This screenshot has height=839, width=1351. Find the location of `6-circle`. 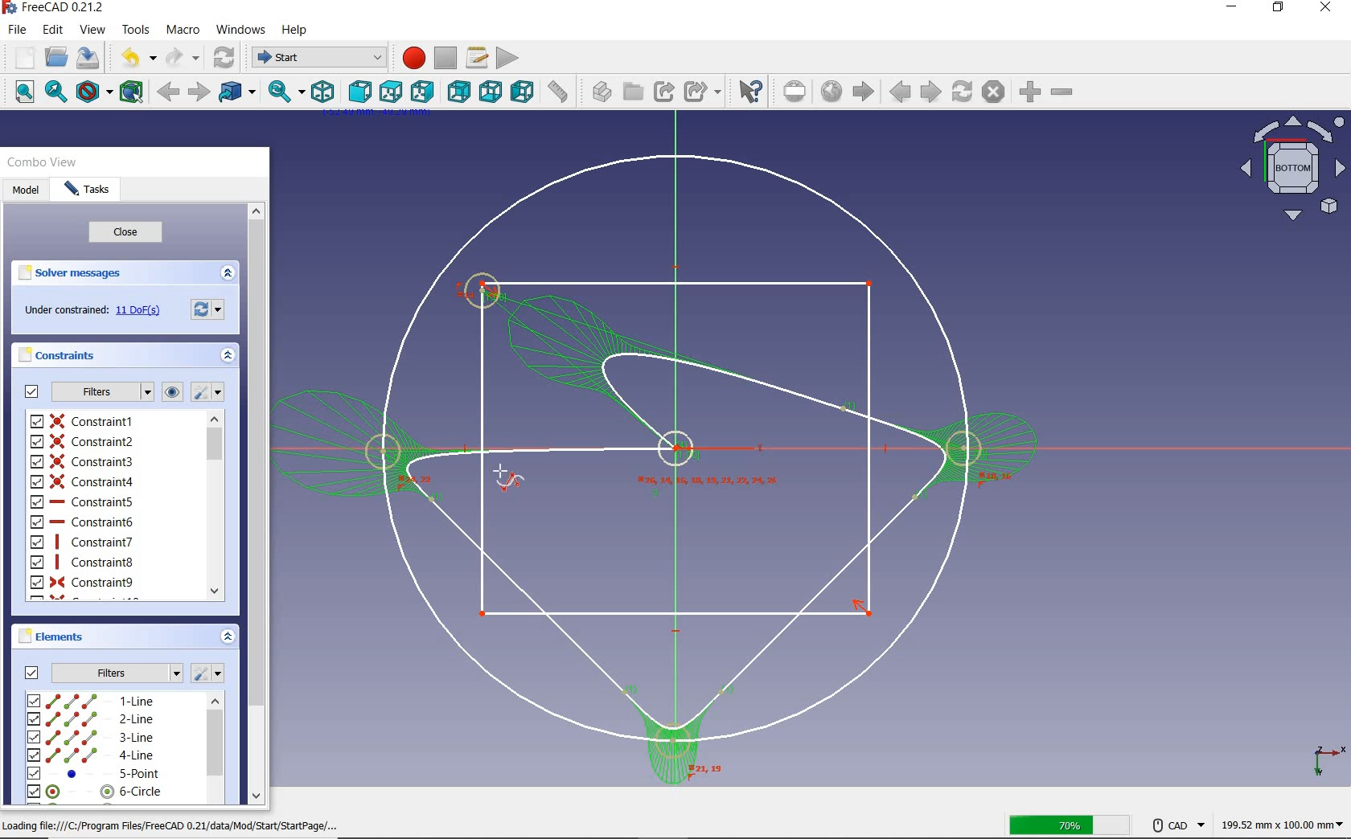

6-circle is located at coordinates (96, 792).